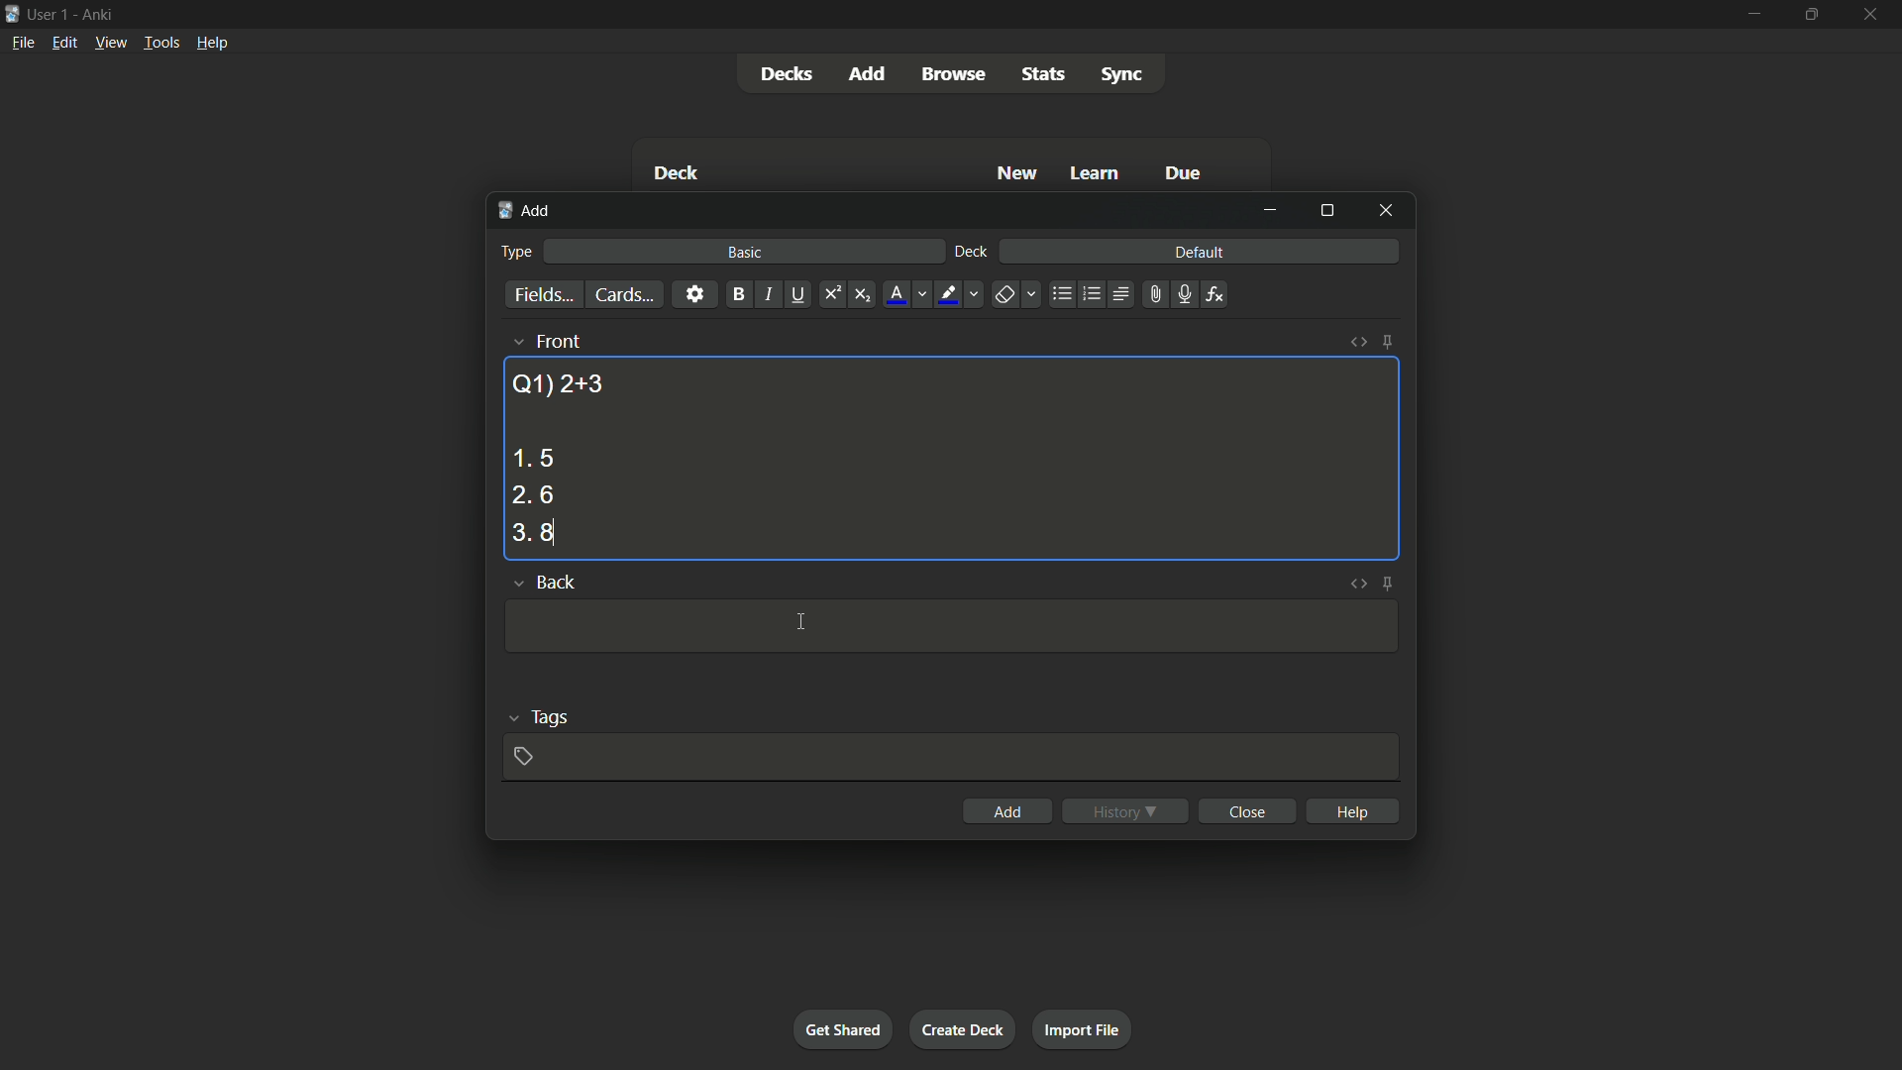  What do you see at coordinates (1872, 14) in the screenshot?
I see `close app` at bounding box center [1872, 14].